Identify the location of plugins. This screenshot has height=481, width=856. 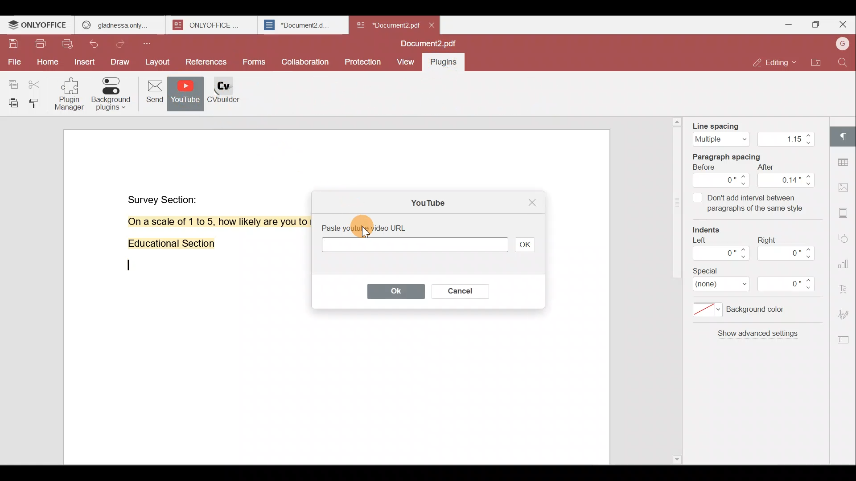
(448, 64).